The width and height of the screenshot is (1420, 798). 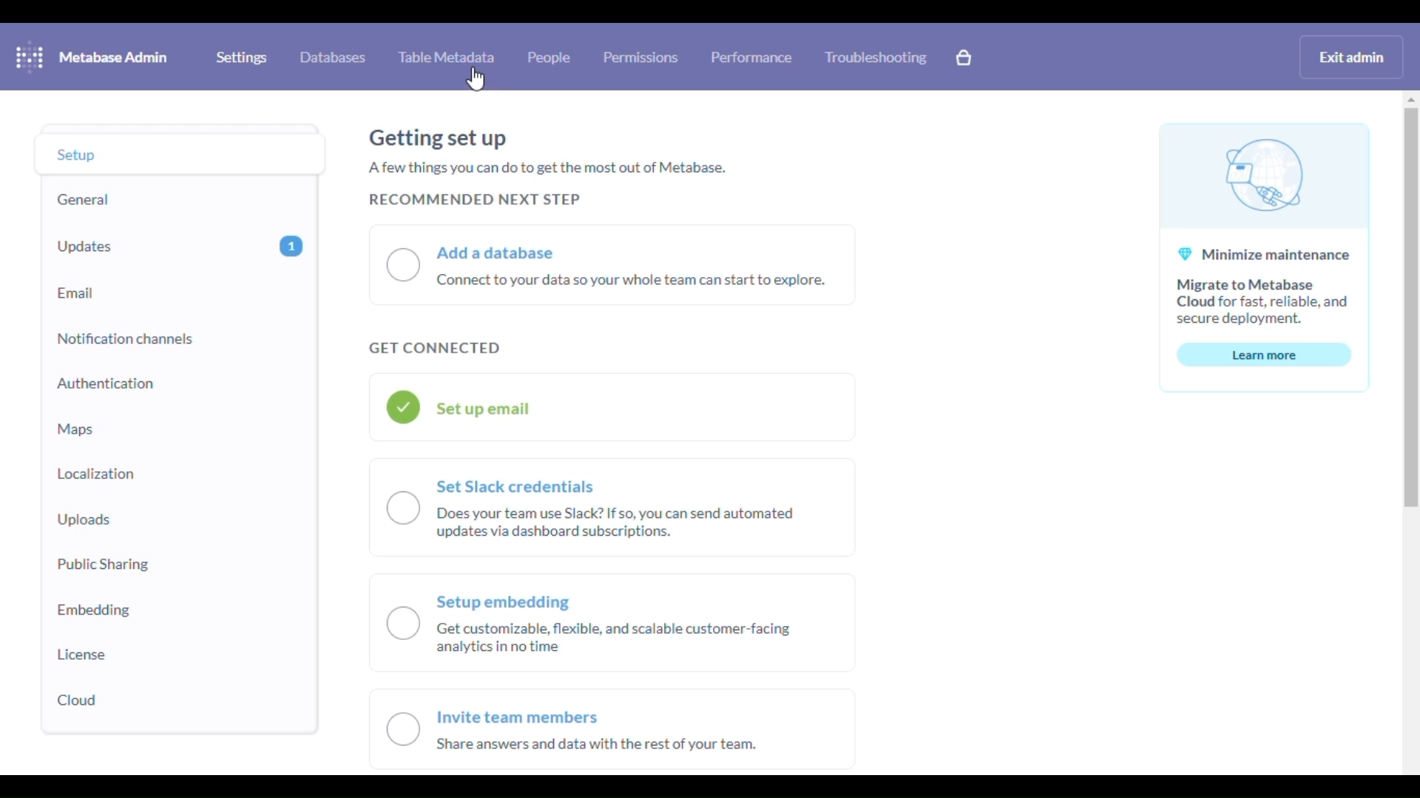 I want to click on databases, so click(x=333, y=56).